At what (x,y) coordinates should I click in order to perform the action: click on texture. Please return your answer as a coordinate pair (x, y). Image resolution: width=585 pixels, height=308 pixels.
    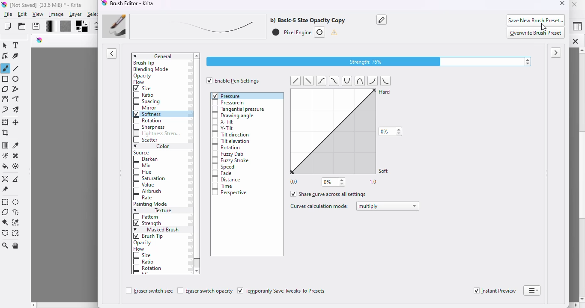
    Looking at the image, I should click on (155, 211).